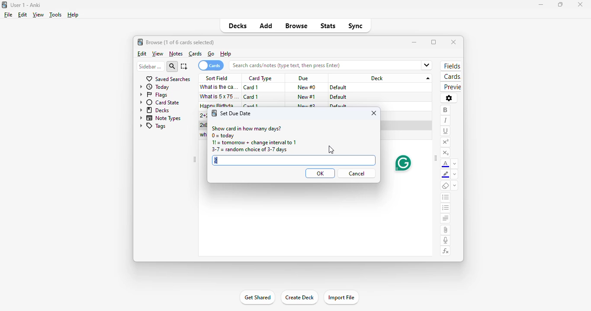 The height and width of the screenshot is (311, 591). I want to click on create deck, so click(299, 298).